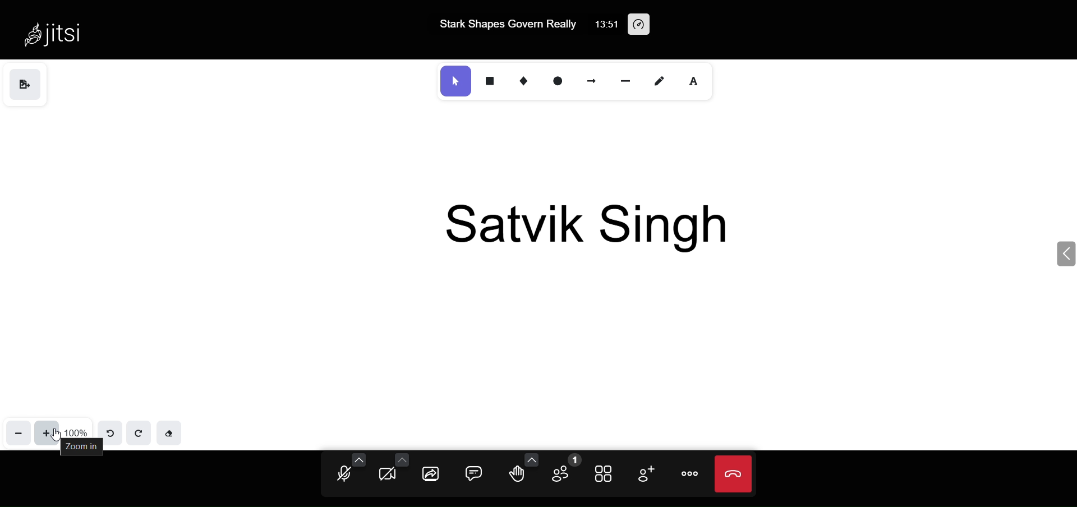 This screenshot has width=1077, height=507. What do you see at coordinates (76, 426) in the screenshot?
I see `100%` at bounding box center [76, 426].